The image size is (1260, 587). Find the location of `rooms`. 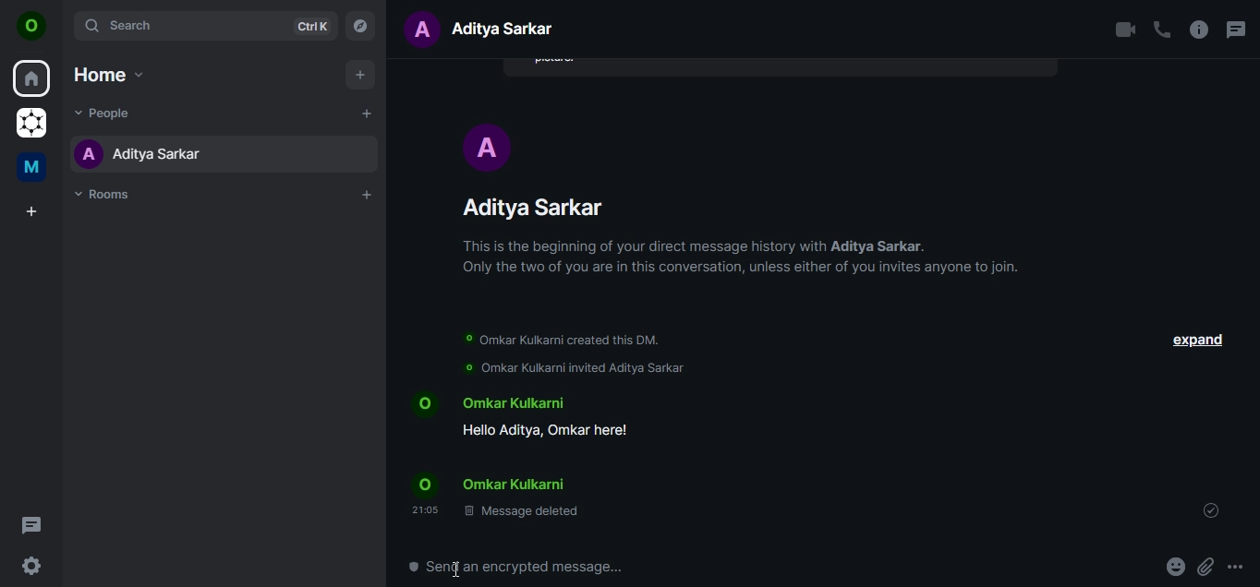

rooms is located at coordinates (105, 197).